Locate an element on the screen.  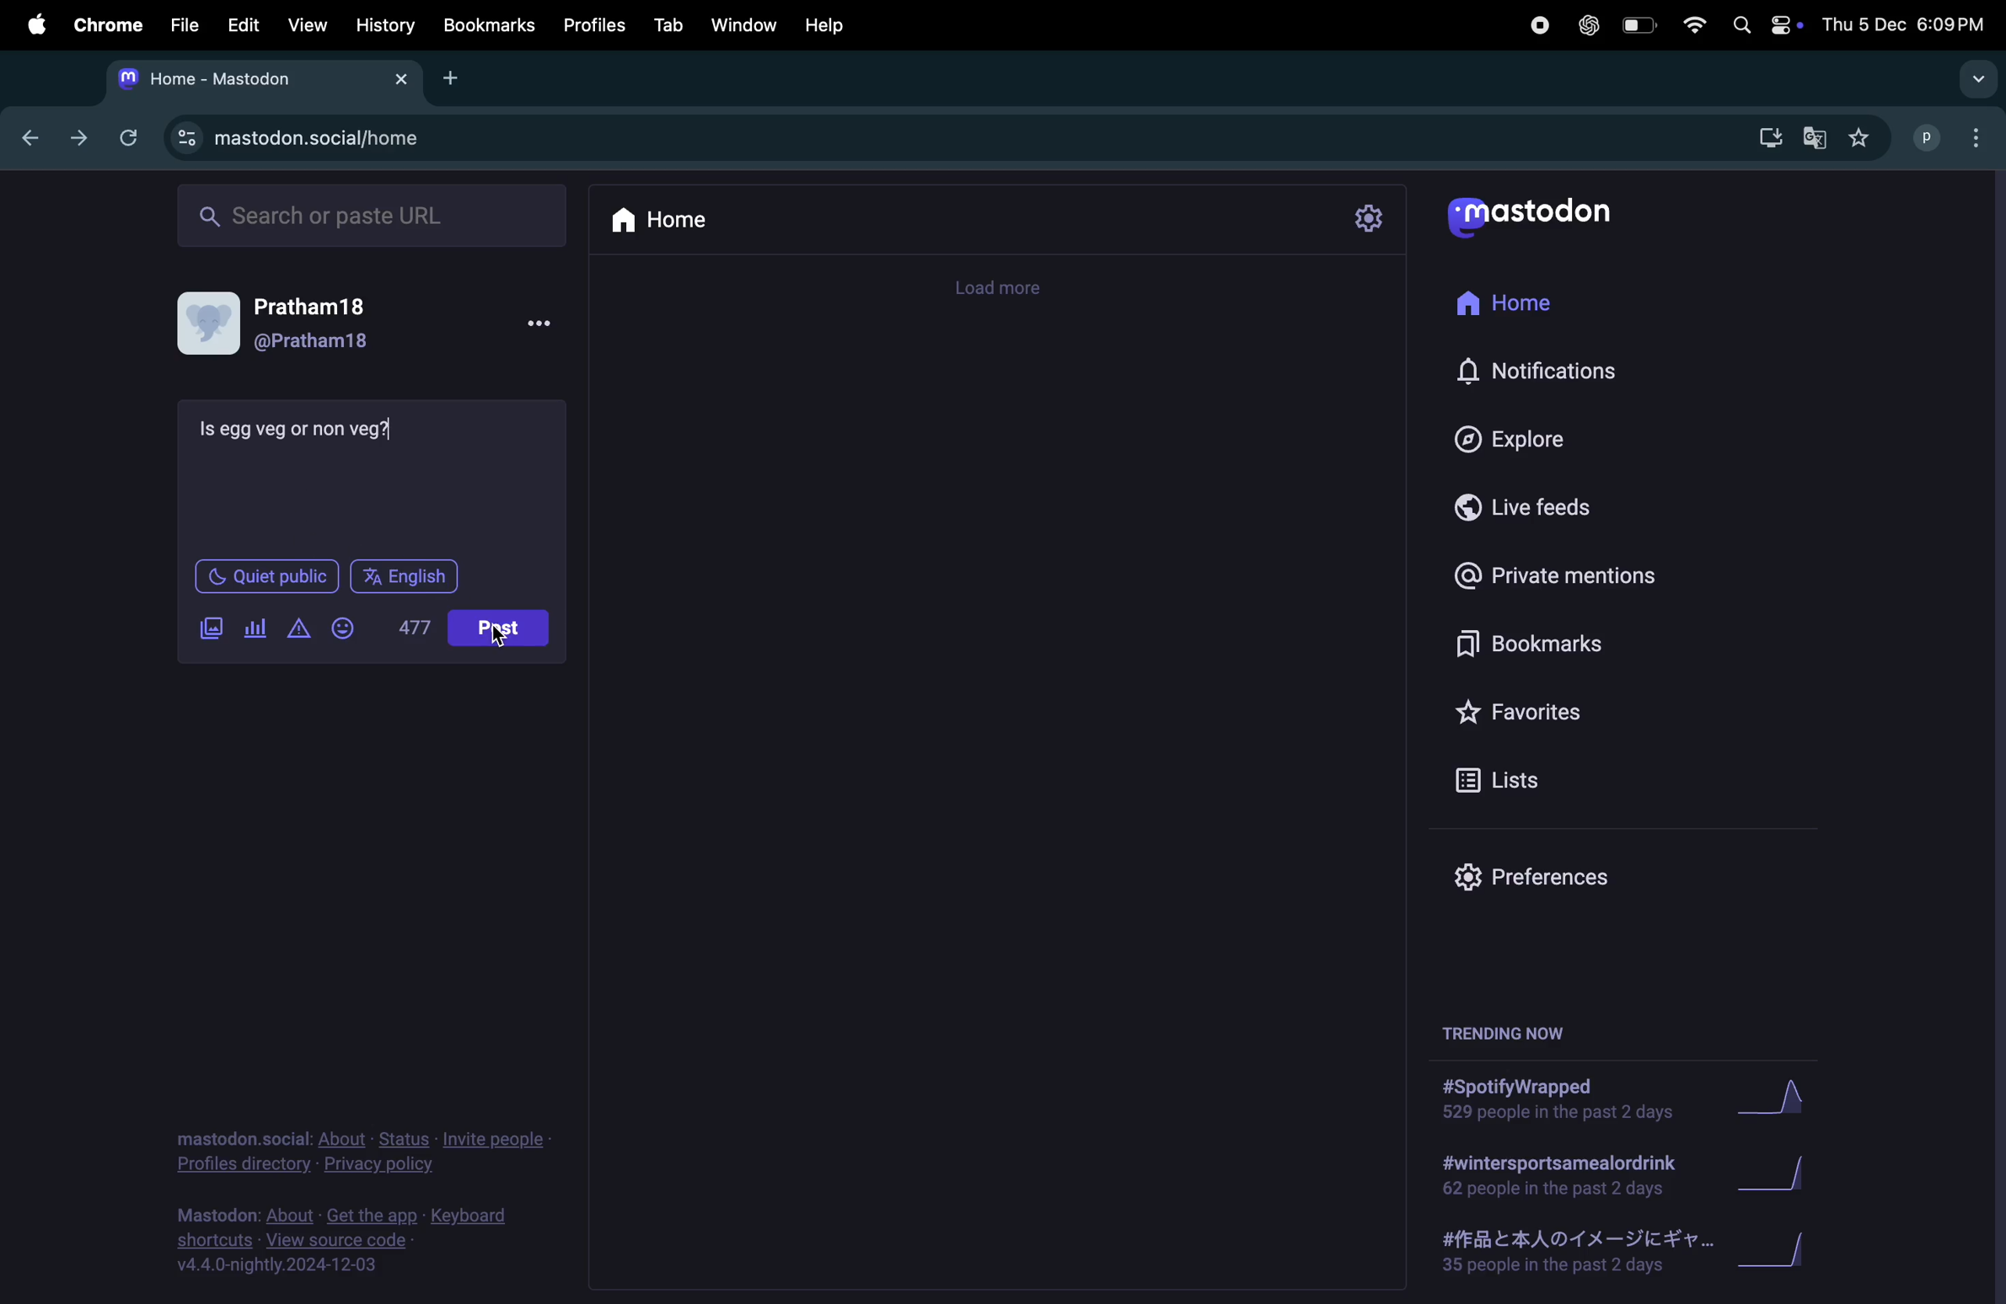
trending now is located at coordinates (1512, 1025).